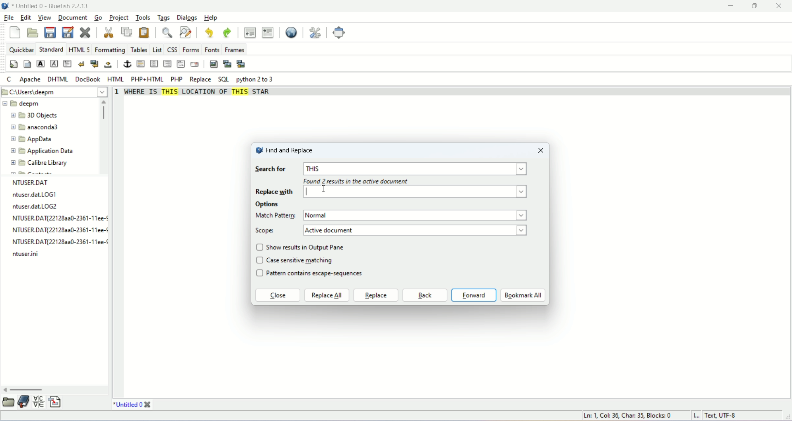 The image size is (792, 421). Describe the element at coordinates (270, 170) in the screenshot. I see `search for` at that location.